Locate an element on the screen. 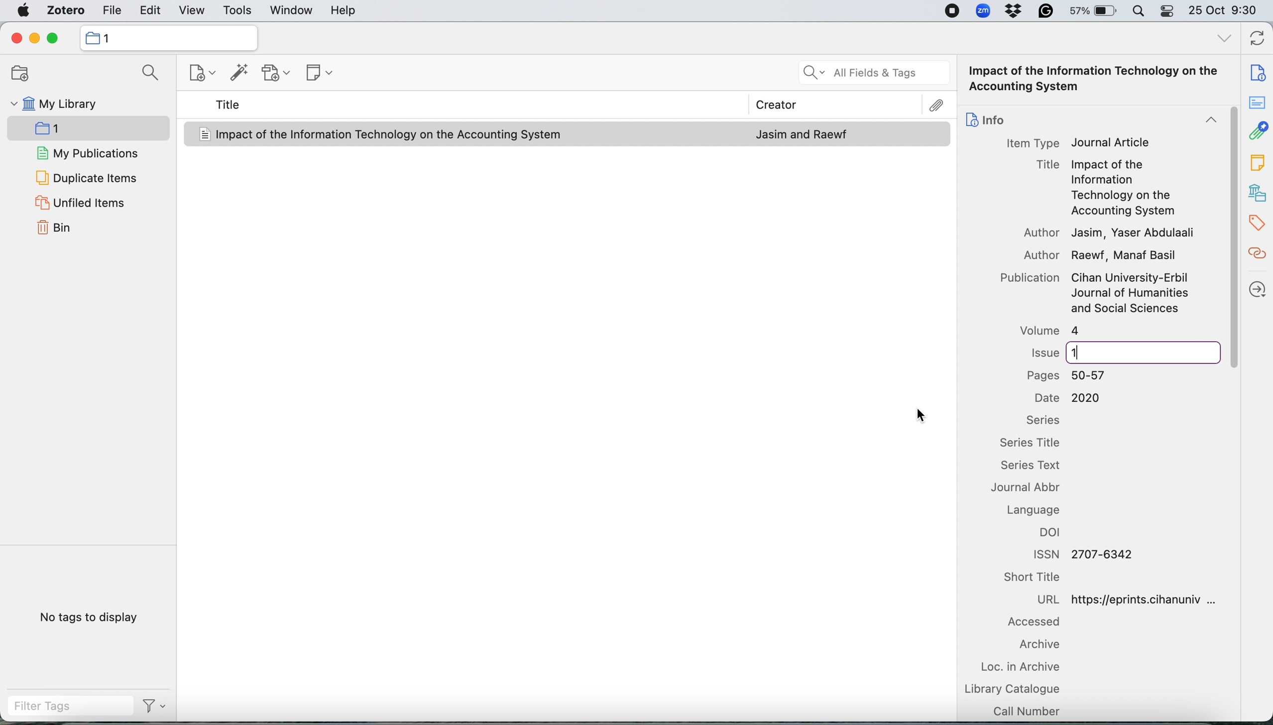 This screenshot has height=725, width=1273. related is located at coordinates (1256, 257).